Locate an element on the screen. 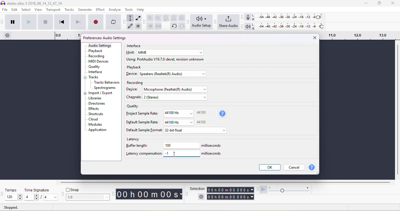 This screenshot has width=400, height=211. multi tool is located at coordinates (138, 27).